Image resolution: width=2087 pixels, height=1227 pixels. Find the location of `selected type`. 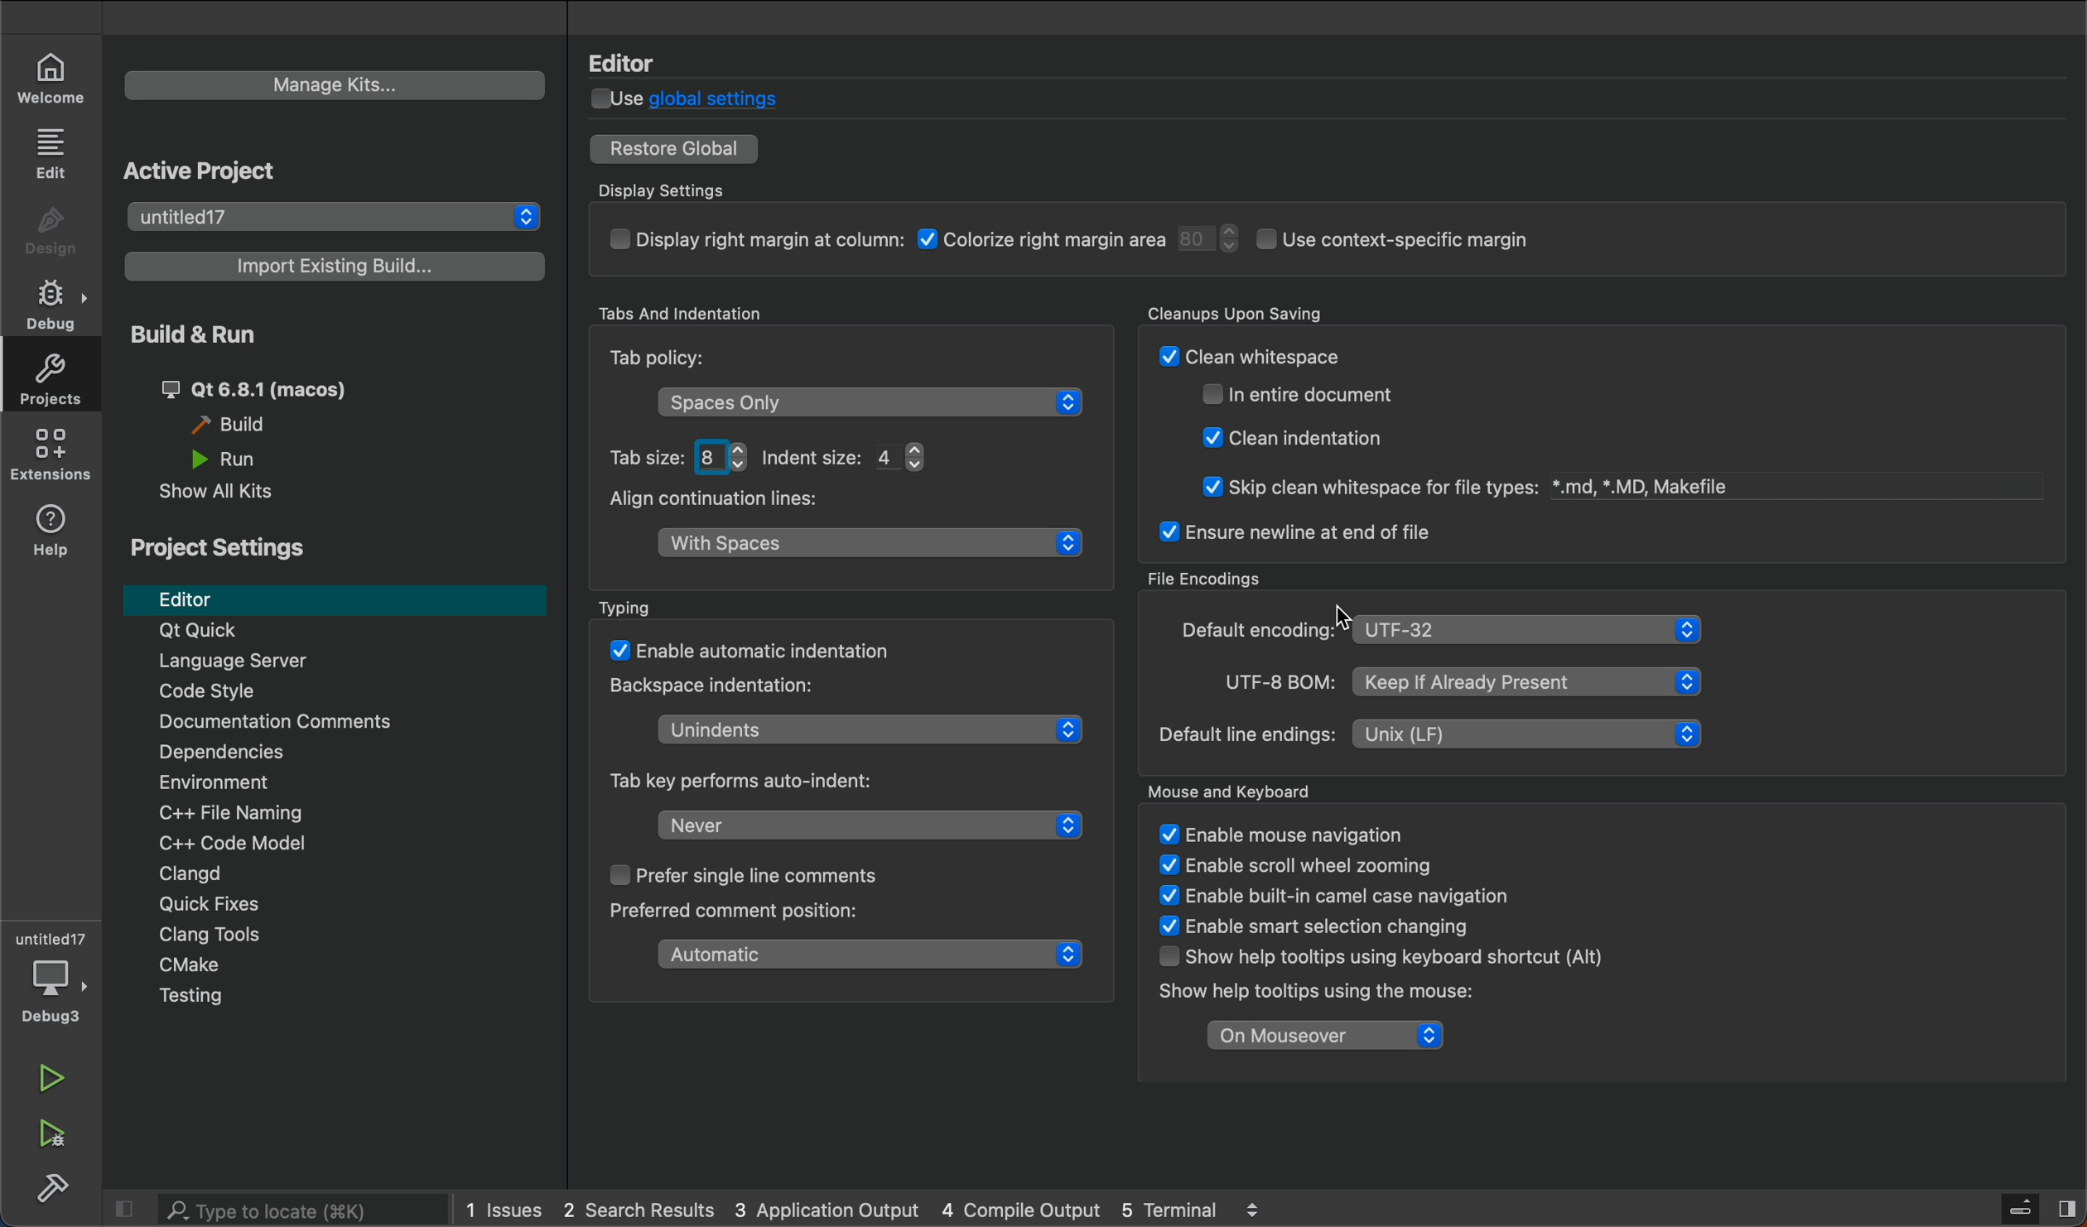

selected type is located at coordinates (1533, 630).